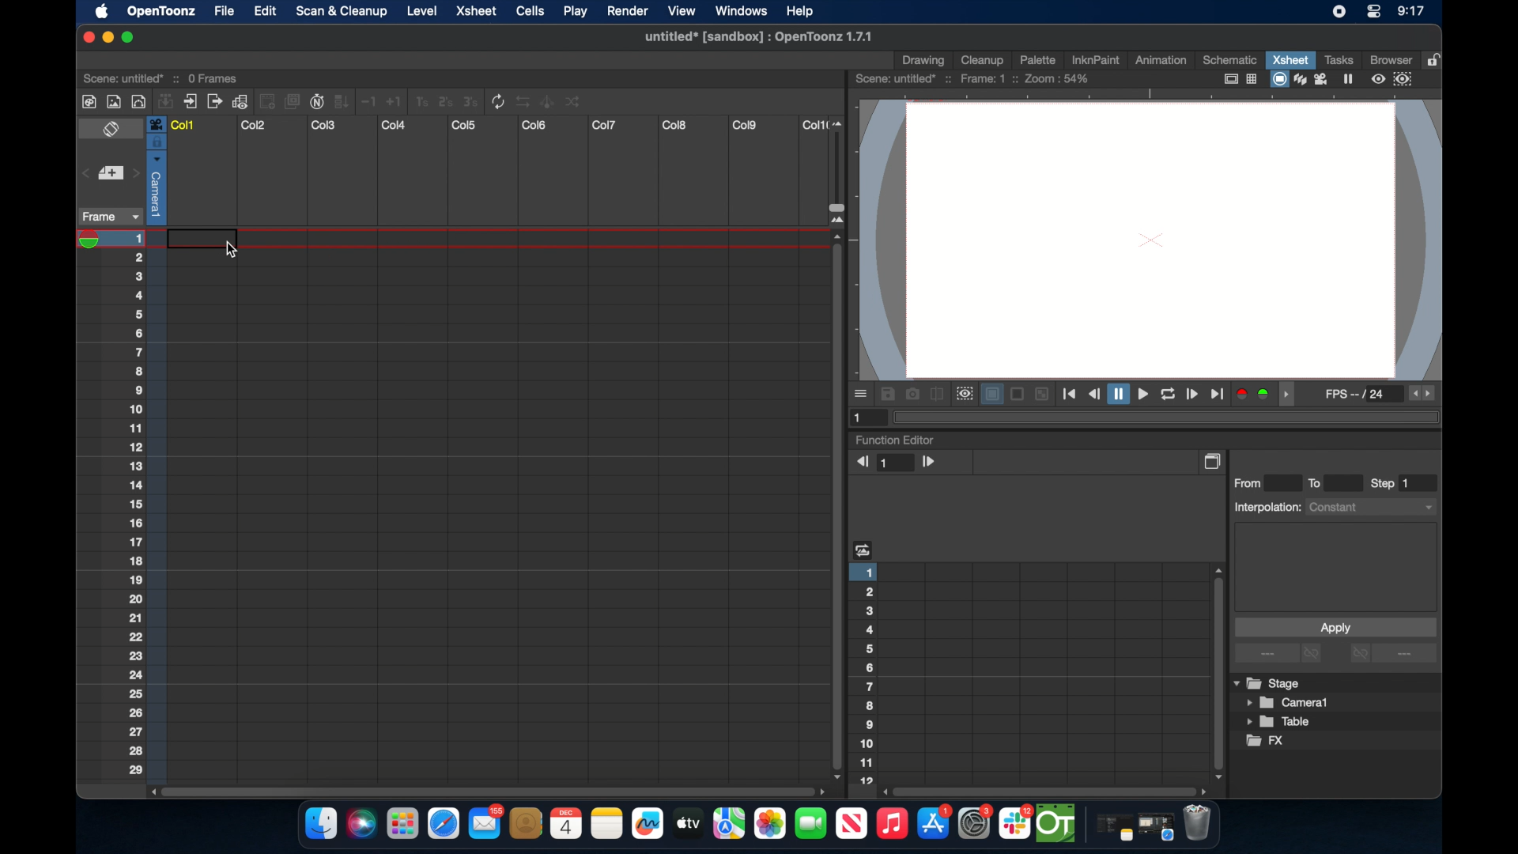 This screenshot has height=854, width=1518. Describe the element at coordinates (424, 10) in the screenshot. I see `level` at that location.